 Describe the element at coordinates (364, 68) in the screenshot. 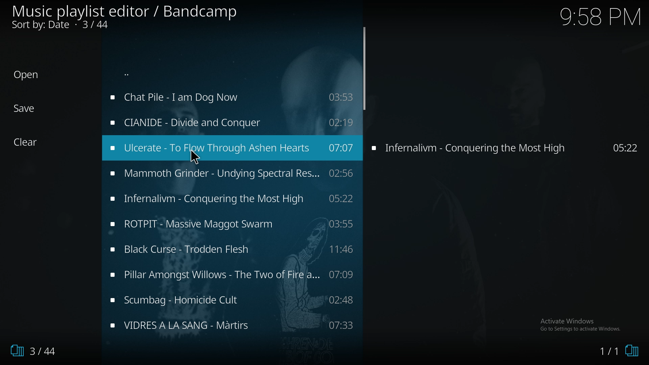

I see `scroll bar` at that location.